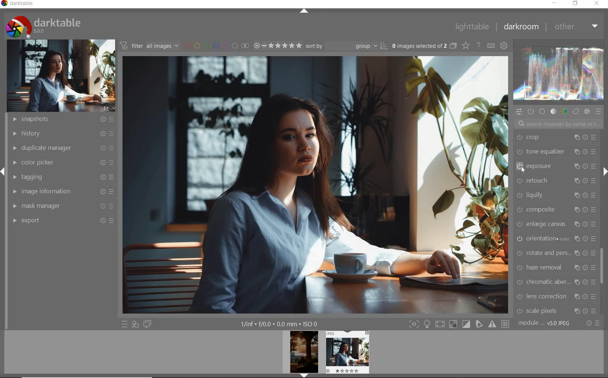  I want to click on SELECTED IMAGE, so click(317, 184).